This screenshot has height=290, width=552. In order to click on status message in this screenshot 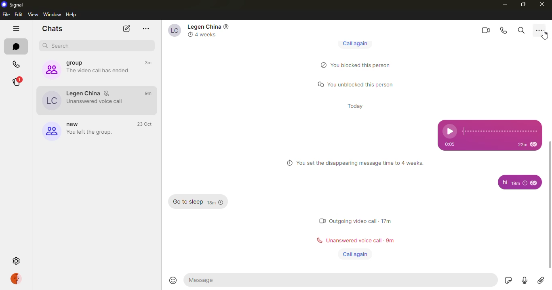, I will do `click(345, 241)`.